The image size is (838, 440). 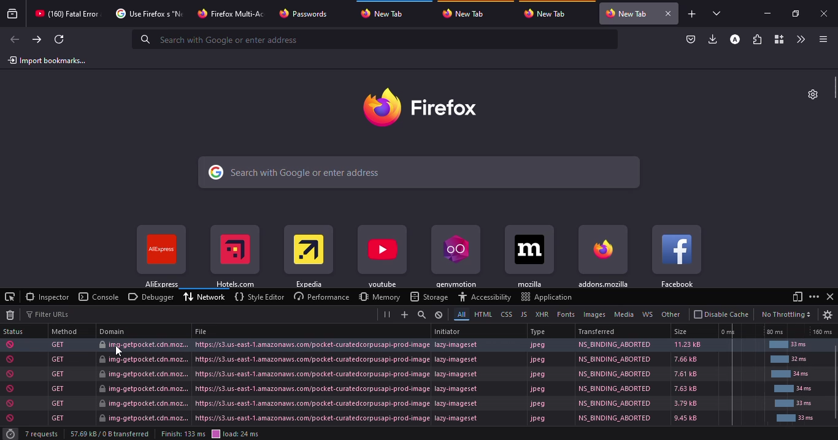 I want to click on tab, so click(x=230, y=13).